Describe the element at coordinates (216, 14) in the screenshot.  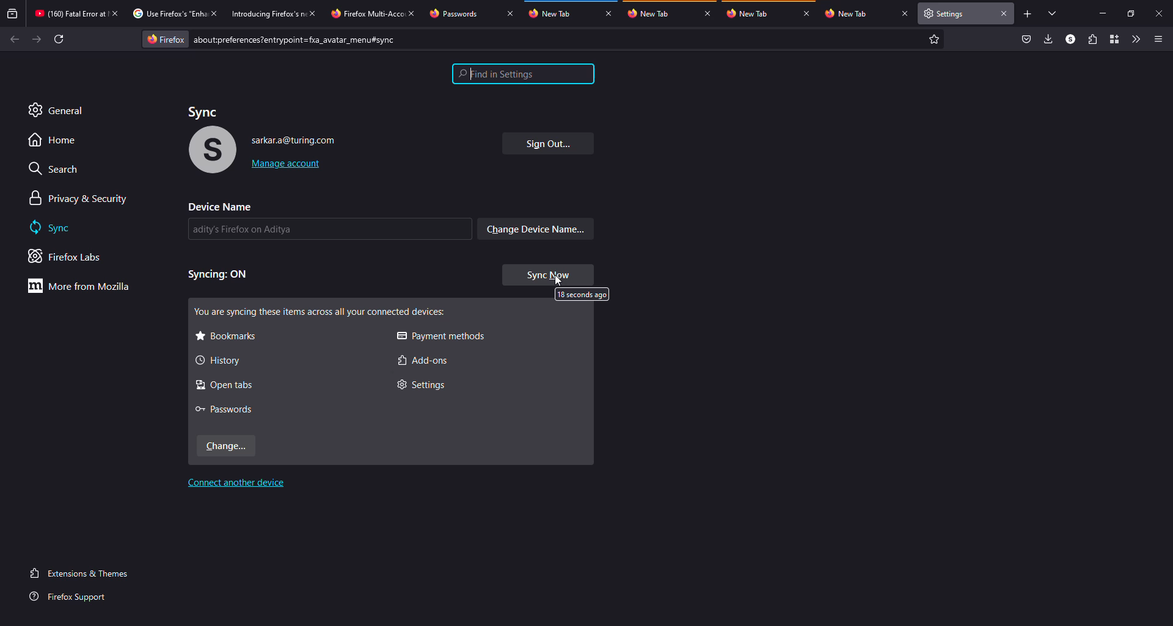
I see `close` at that location.